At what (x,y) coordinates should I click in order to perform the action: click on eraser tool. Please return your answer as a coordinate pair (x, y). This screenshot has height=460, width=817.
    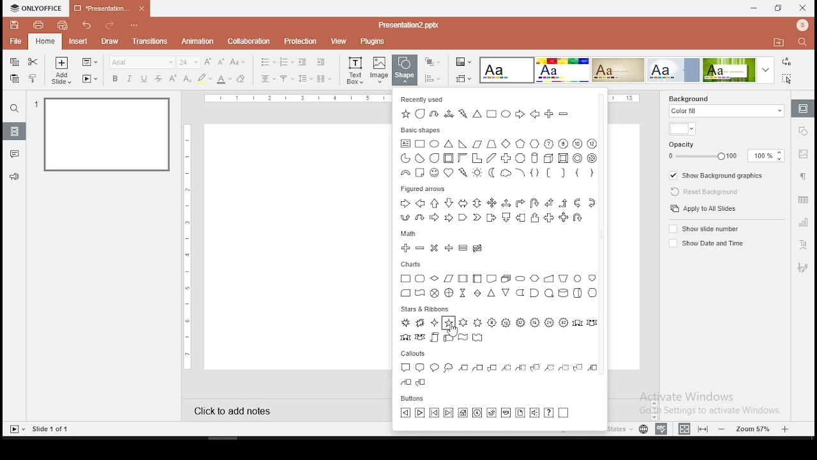
    Looking at the image, I should click on (241, 79).